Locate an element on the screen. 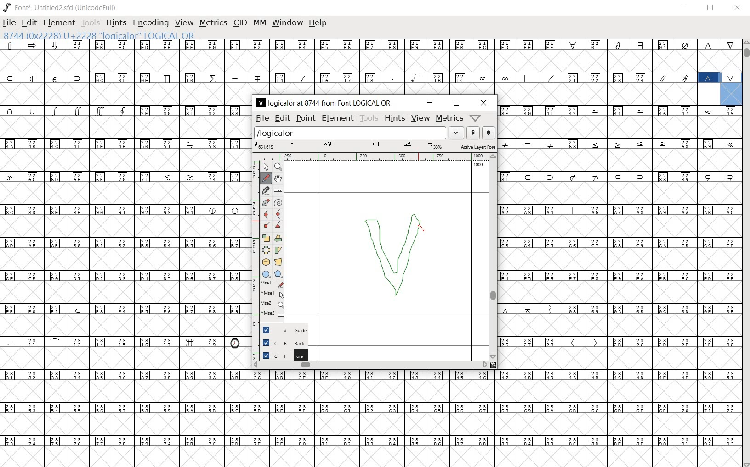  POINTER is located at coordinates (266, 167).